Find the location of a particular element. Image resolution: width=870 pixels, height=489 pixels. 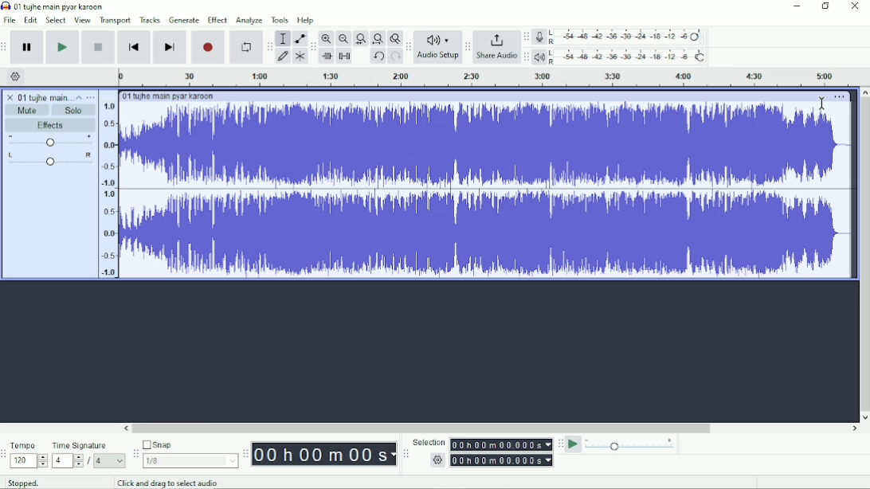

4 is located at coordinates (112, 460).